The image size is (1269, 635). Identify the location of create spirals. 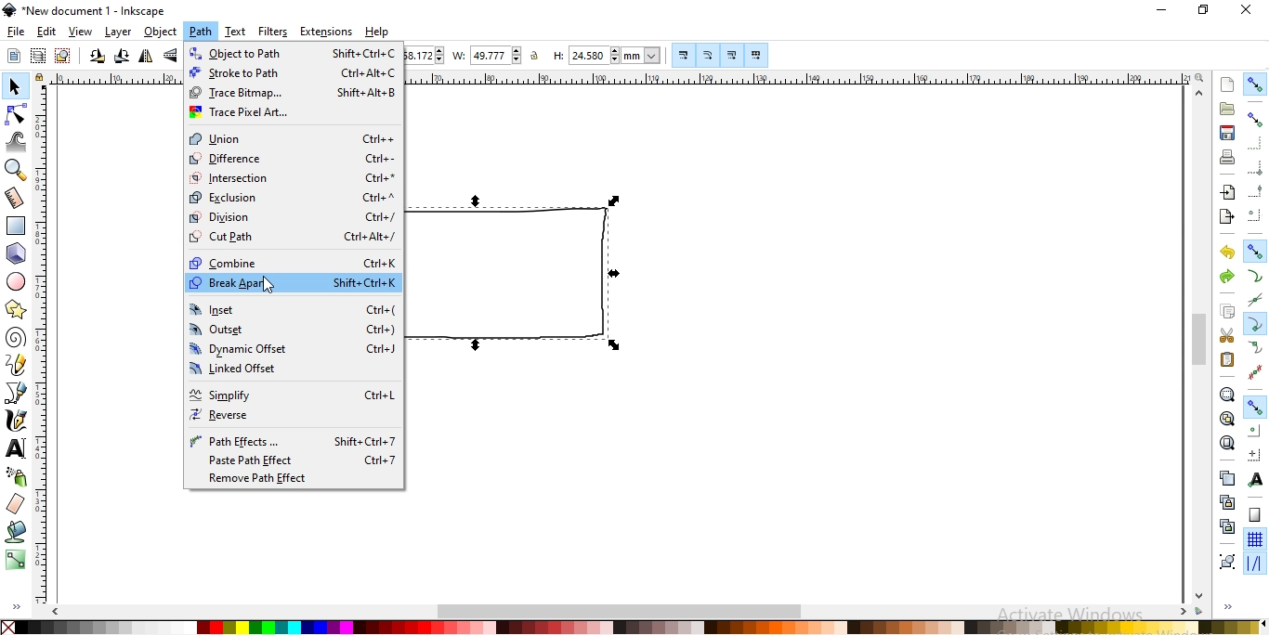
(17, 338).